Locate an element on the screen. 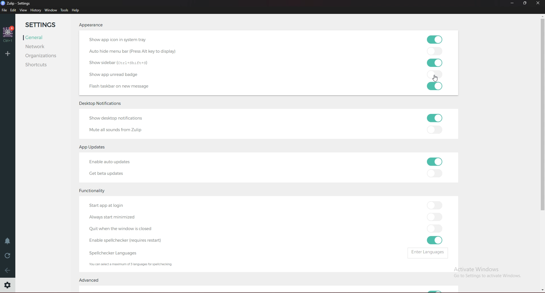 The width and height of the screenshot is (545, 293). minimize is located at coordinates (512, 3).